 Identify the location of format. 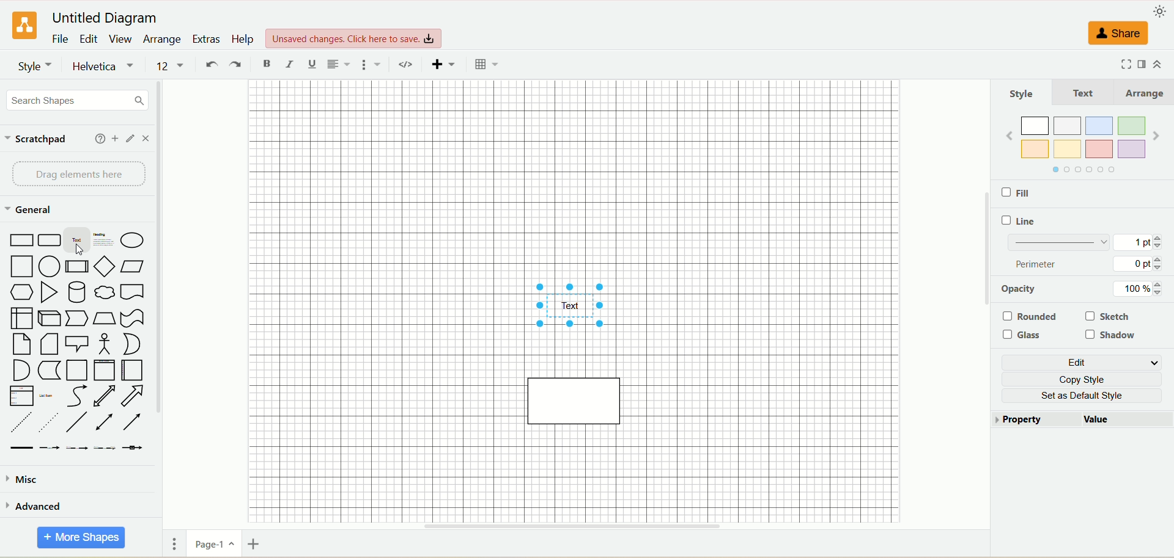
(1140, 65).